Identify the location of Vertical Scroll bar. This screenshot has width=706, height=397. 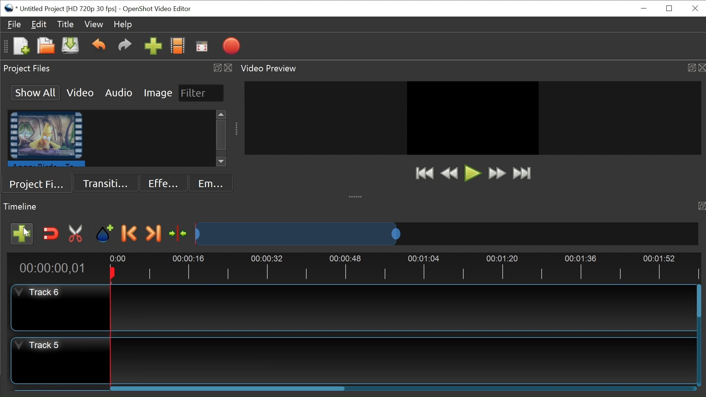
(222, 134).